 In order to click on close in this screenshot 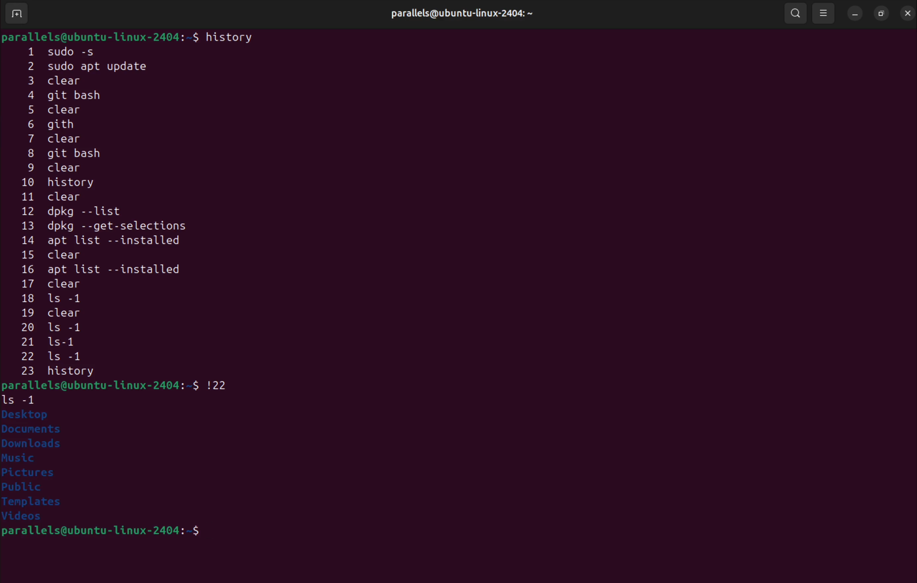, I will do `click(906, 11)`.